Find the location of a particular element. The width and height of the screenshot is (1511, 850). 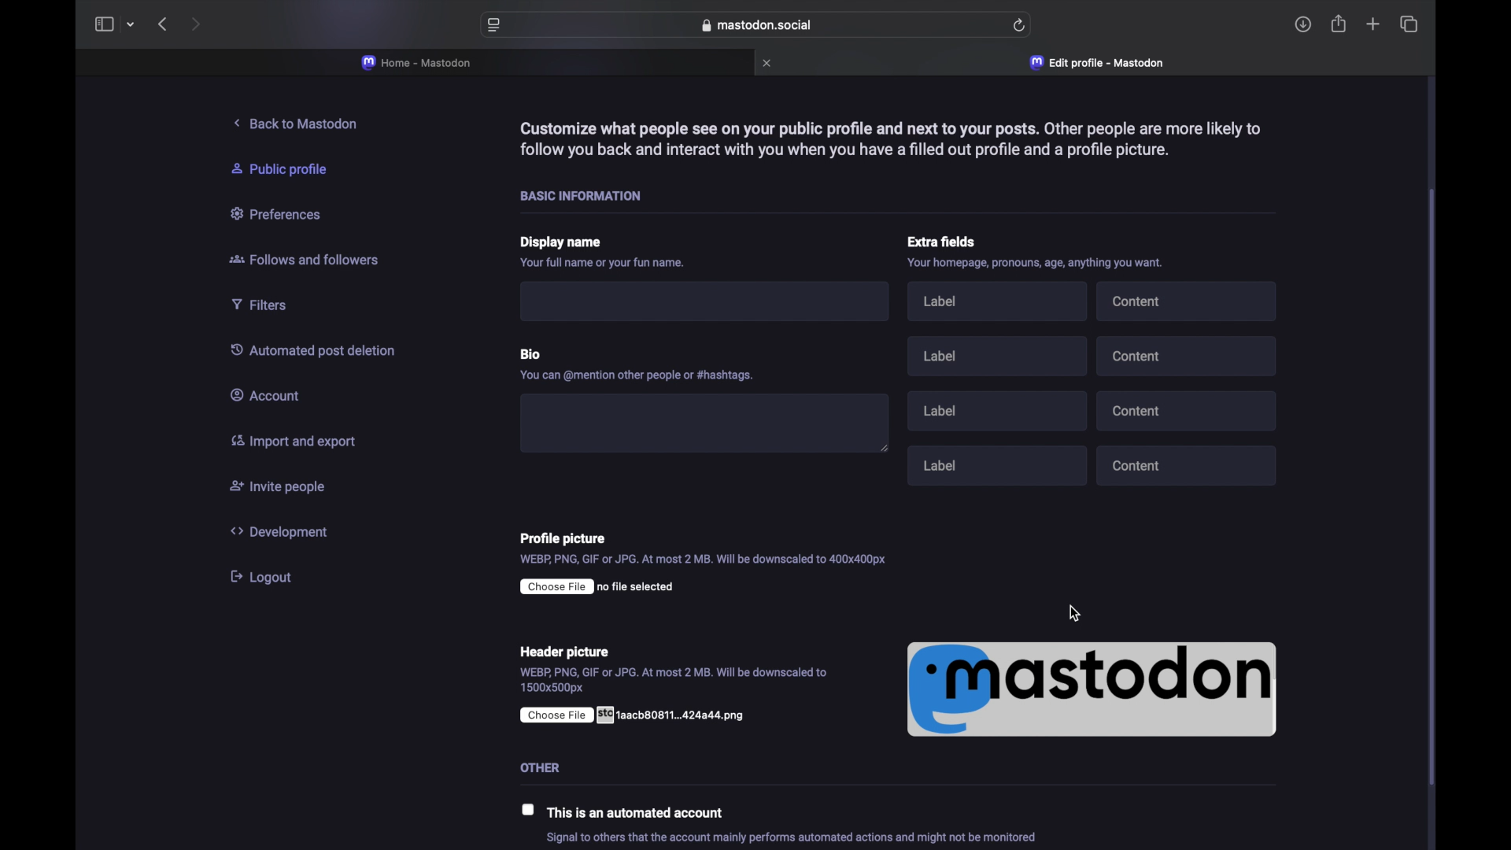

show tab overview is located at coordinates (1409, 24).